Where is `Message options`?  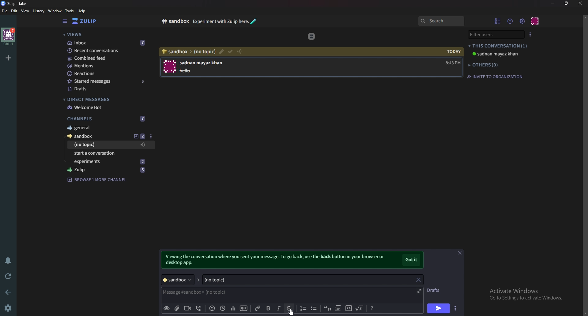
Message options is located at coordinates (151, 137).